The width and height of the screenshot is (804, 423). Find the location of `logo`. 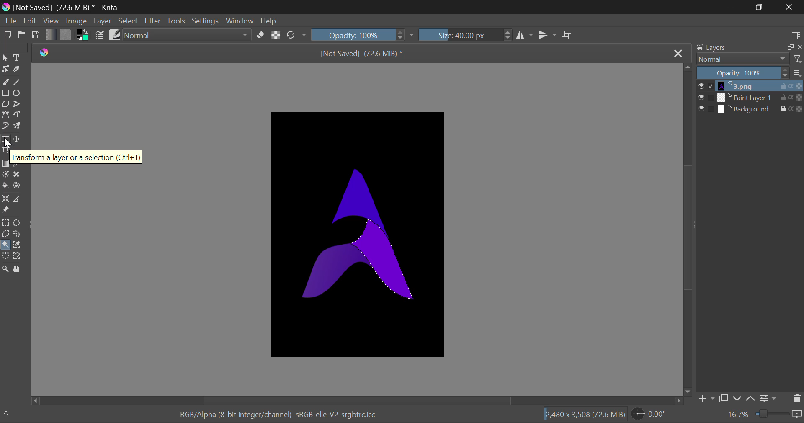

logo is located at coordinates (7, 8).